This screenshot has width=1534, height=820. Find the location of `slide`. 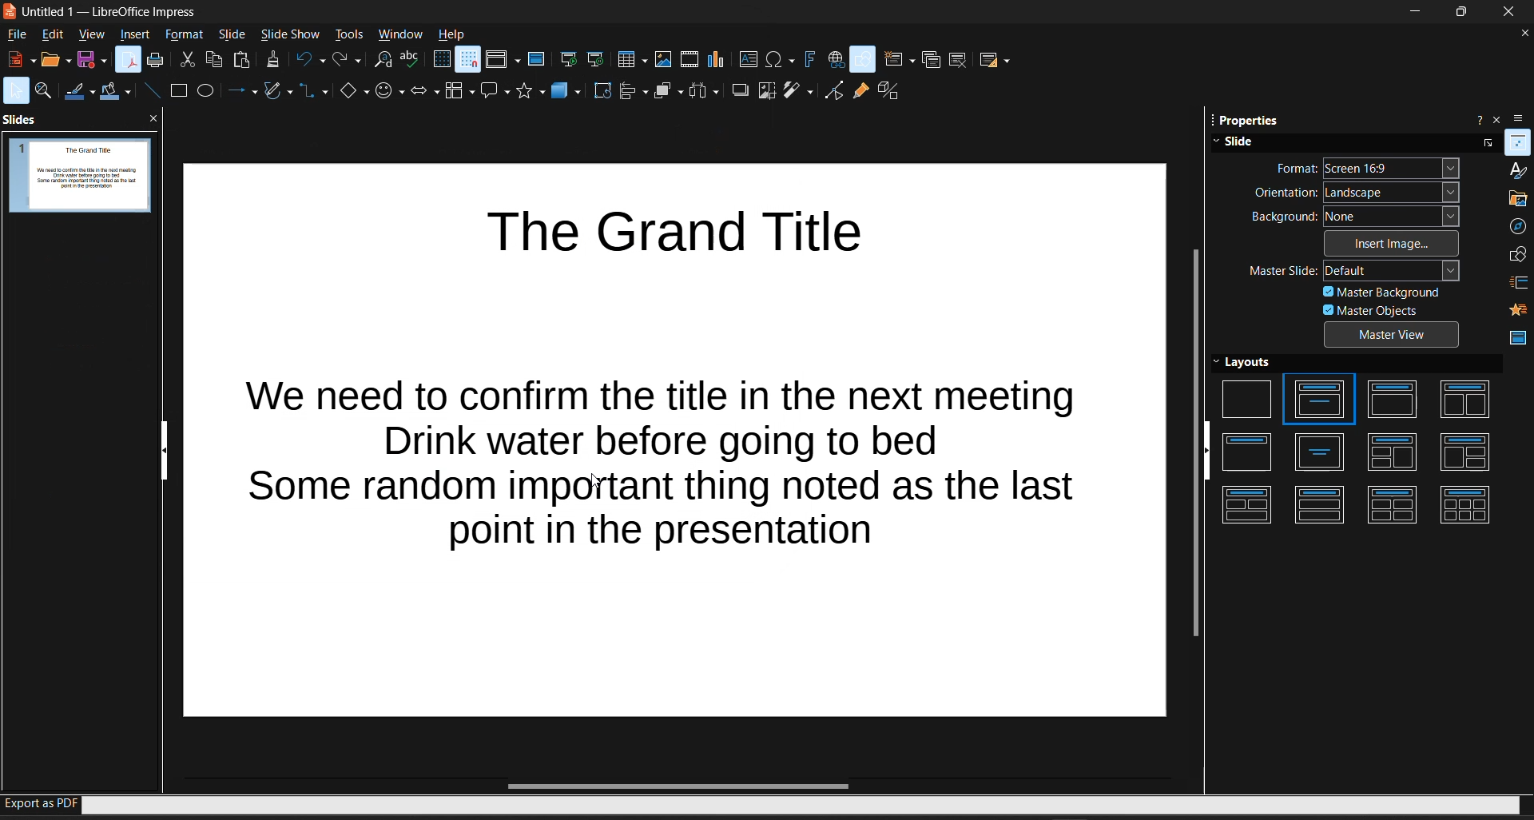

slide is located at coordinates (230, 34).